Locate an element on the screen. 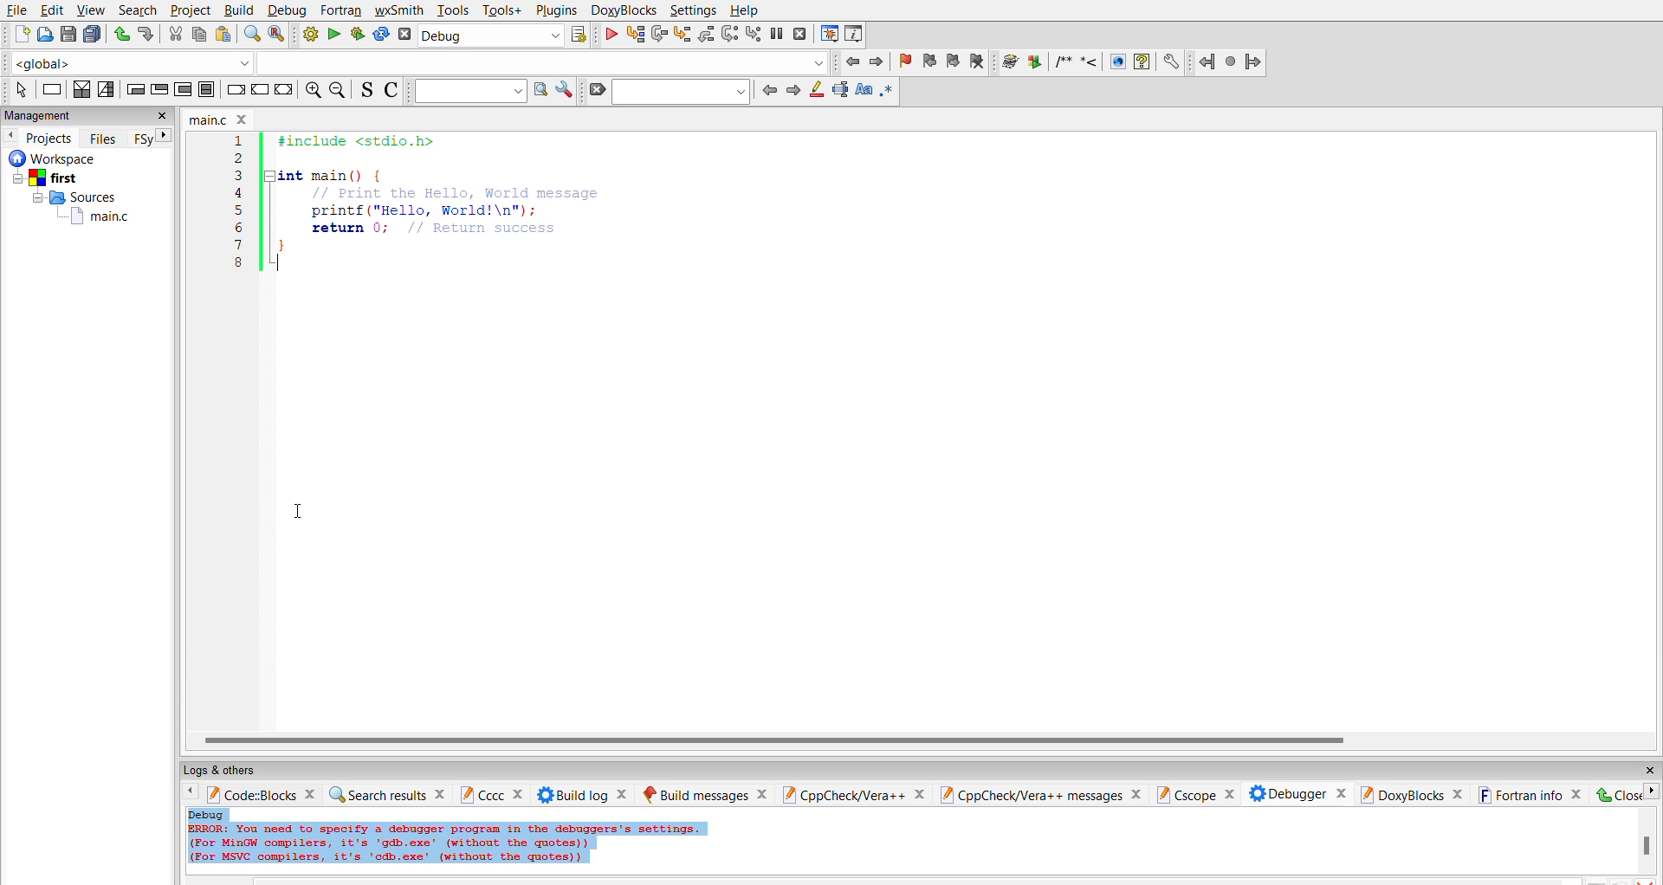  projects is located at coordinates (51, 138).